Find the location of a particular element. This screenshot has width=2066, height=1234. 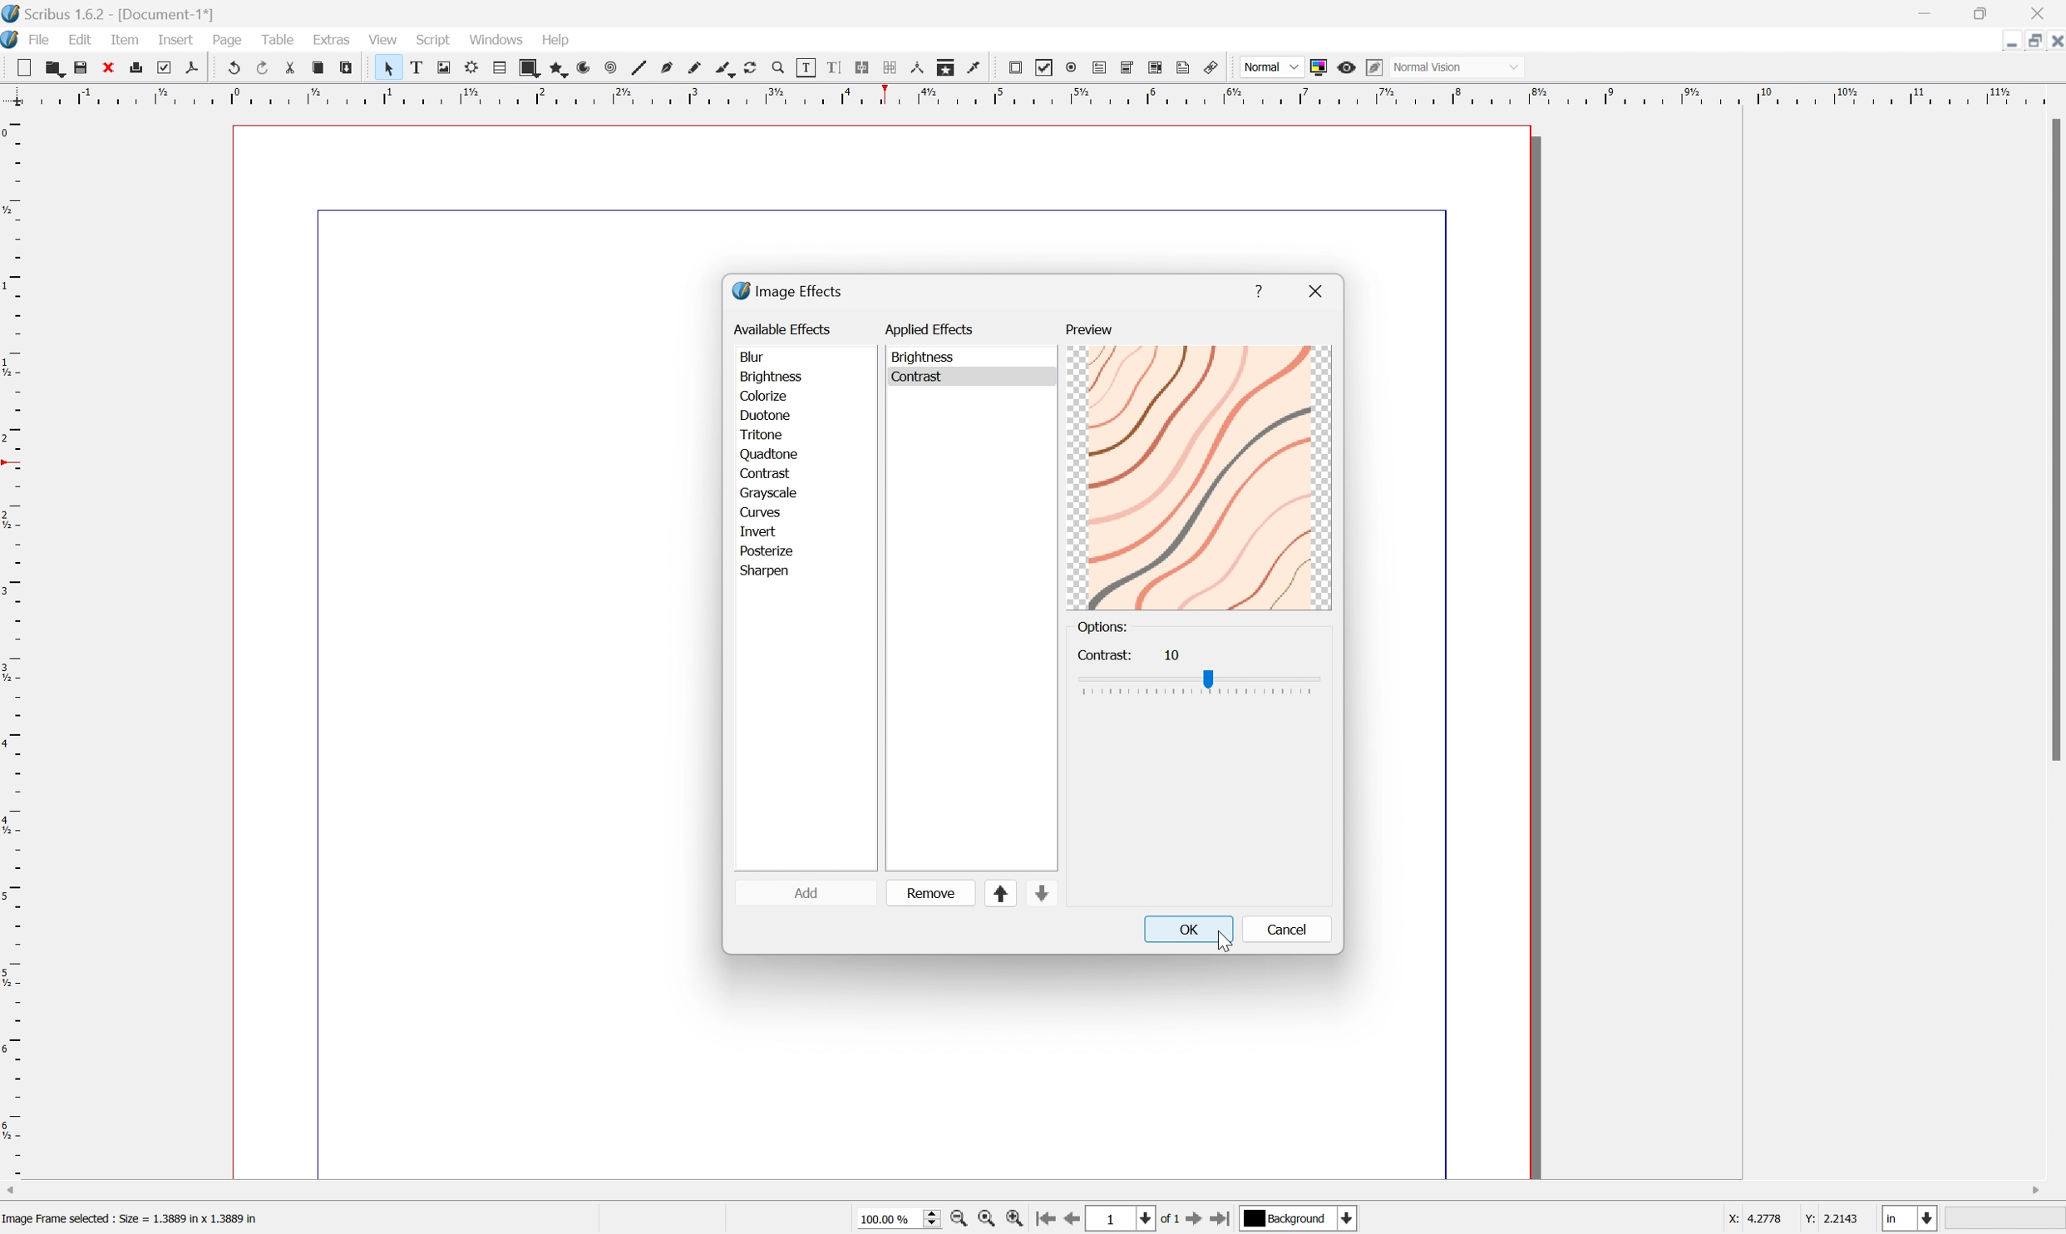

Shape is located at coordinates (531, 67).